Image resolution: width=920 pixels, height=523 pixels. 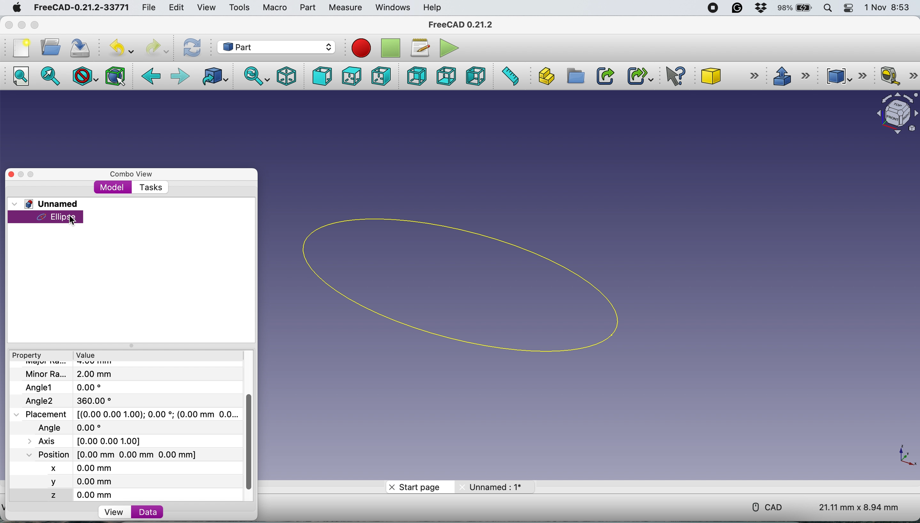 What do you see at coordinates (73, 374) in the screenshot?
I see `file name` at bounding box center [73, 374].